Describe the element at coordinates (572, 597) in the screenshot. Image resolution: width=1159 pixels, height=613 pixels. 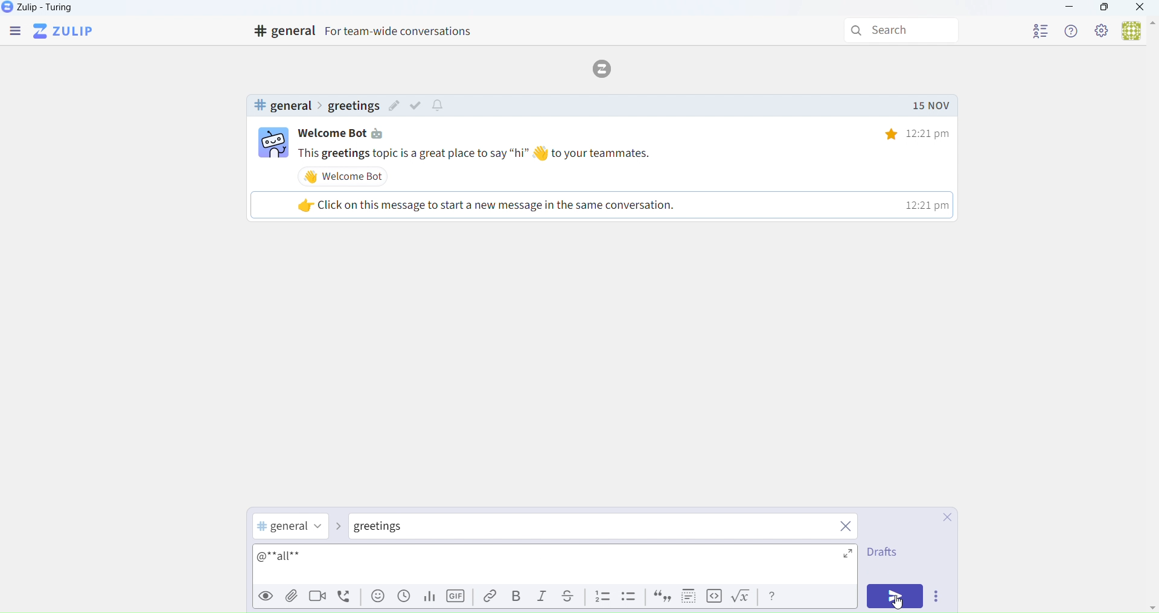
I see `Underline` at that location.